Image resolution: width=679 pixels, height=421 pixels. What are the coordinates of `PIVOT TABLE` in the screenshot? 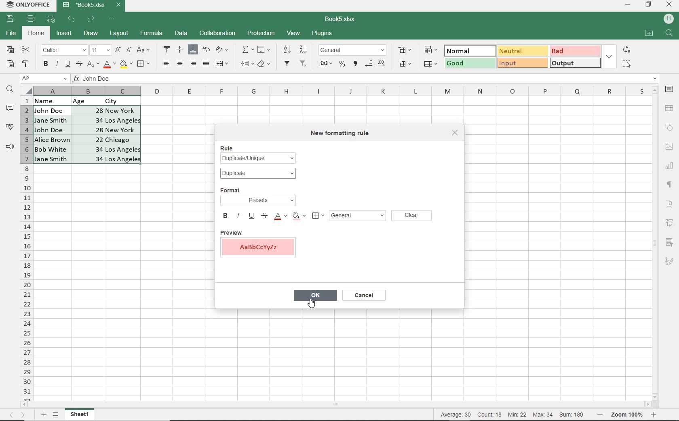 It's located at (670, 223).